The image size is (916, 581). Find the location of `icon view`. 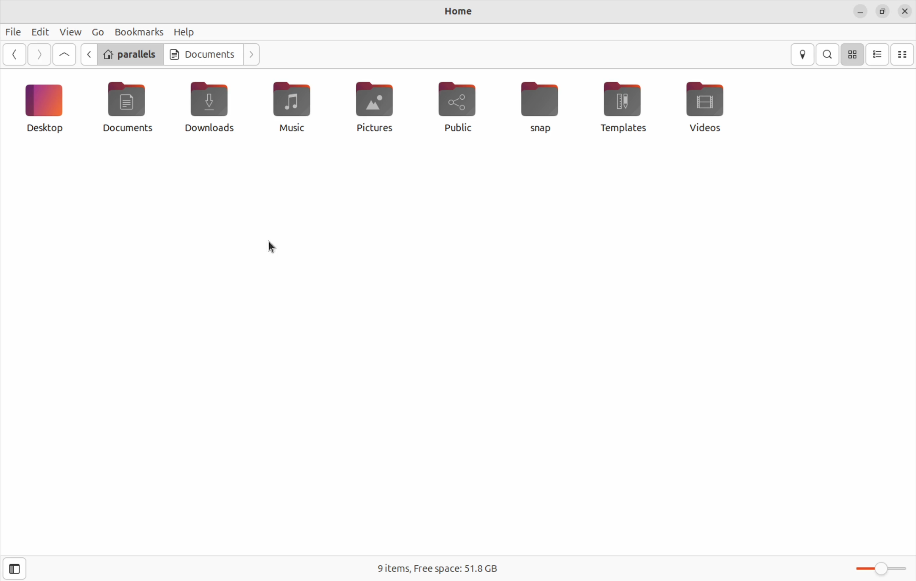

icon view is located at coordinates (853, 54).